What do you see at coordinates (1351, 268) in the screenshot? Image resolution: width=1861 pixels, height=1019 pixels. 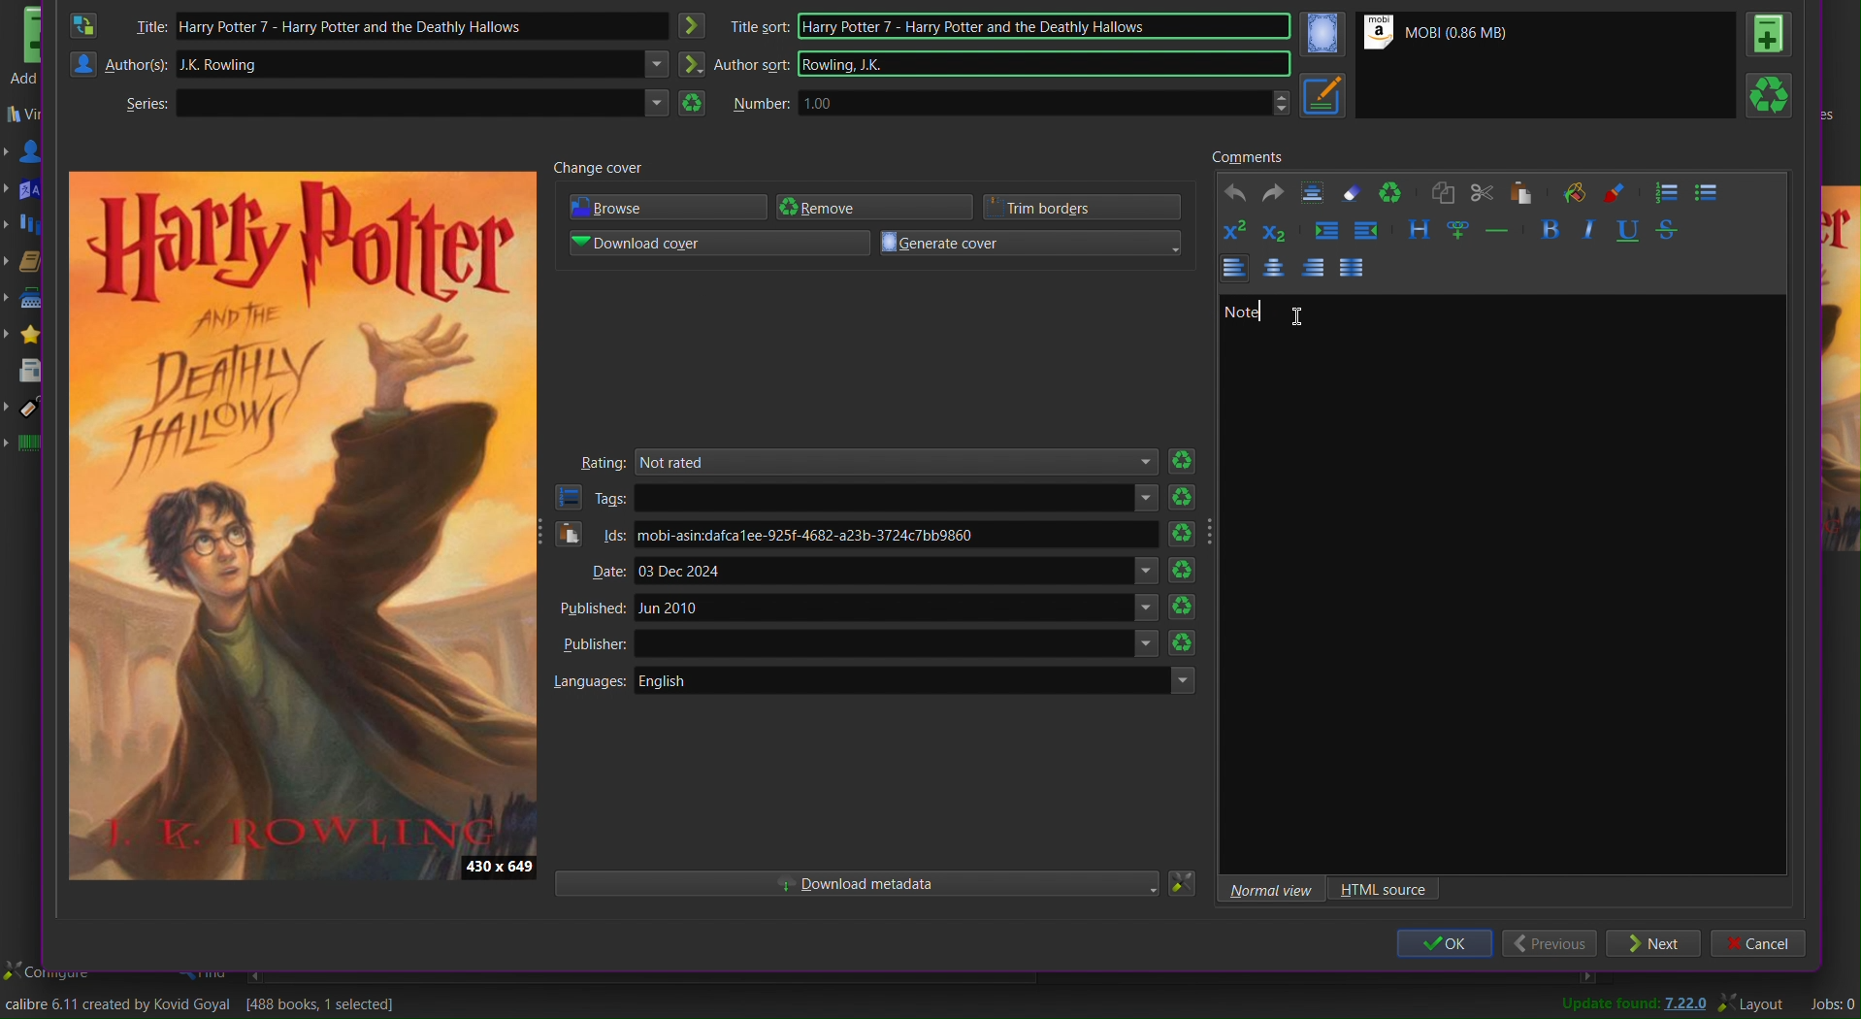 I see `Justify` at bounding box center [1351, 268].